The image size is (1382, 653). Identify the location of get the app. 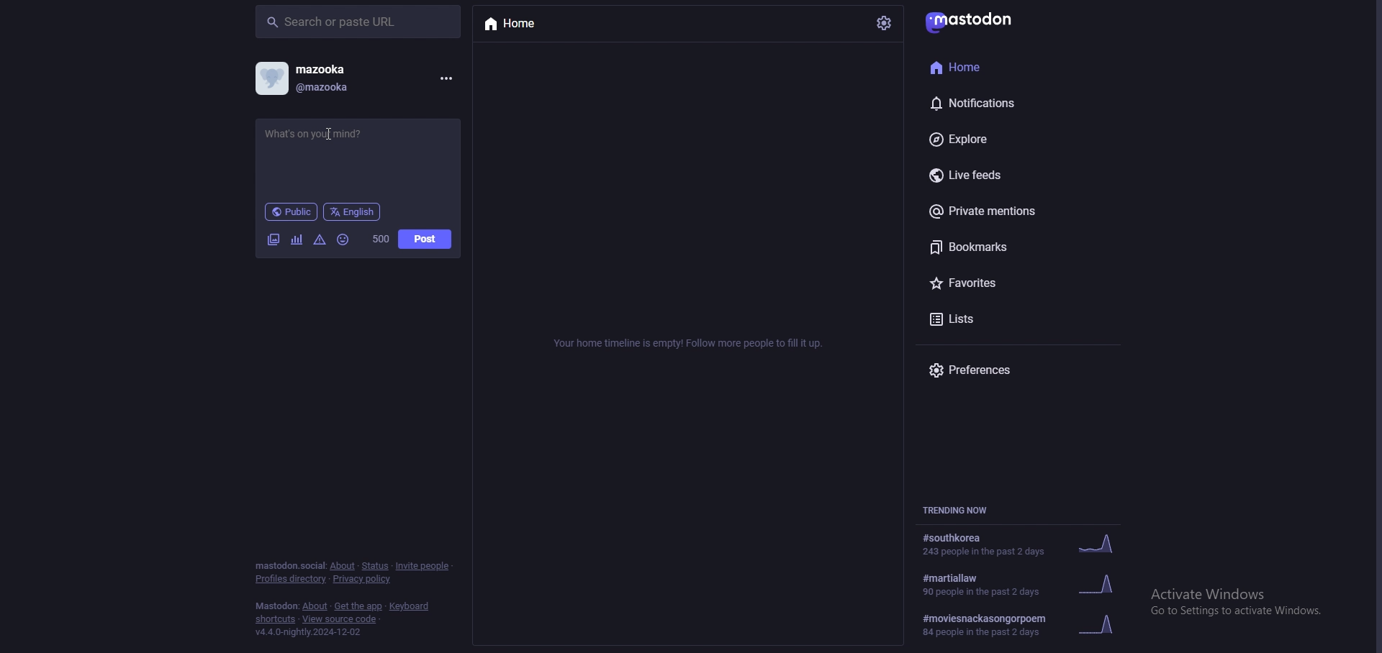
(358, 607).